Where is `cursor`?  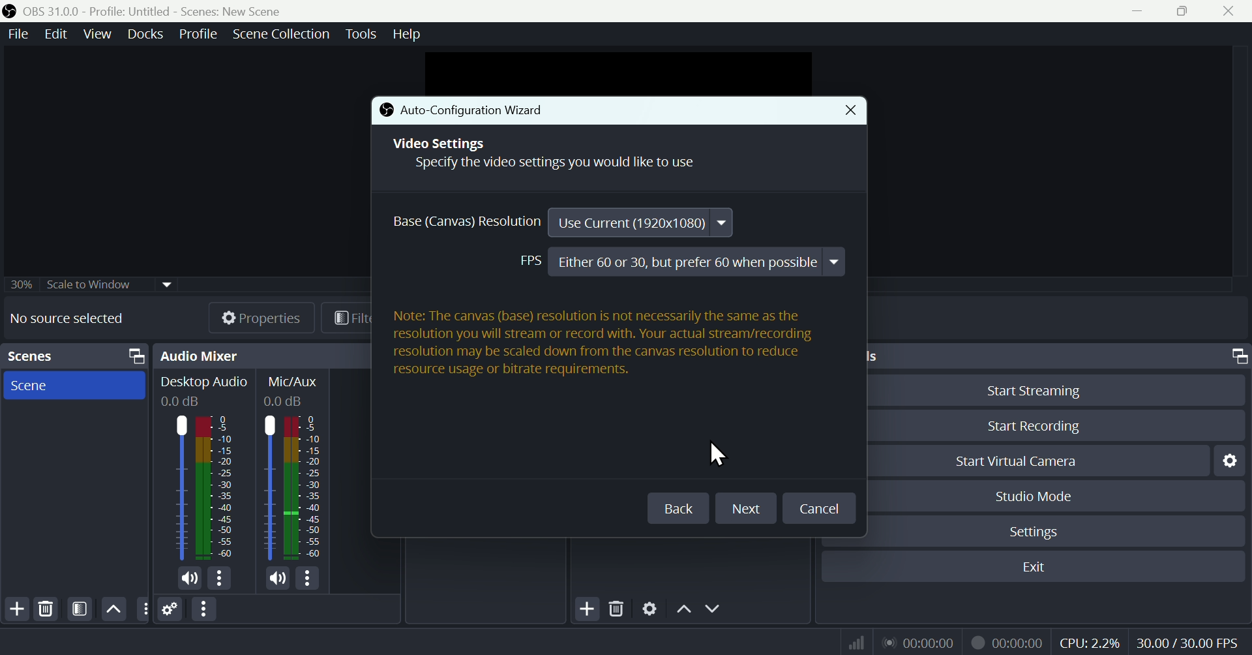 cursor is located at coordinates (713, 453).